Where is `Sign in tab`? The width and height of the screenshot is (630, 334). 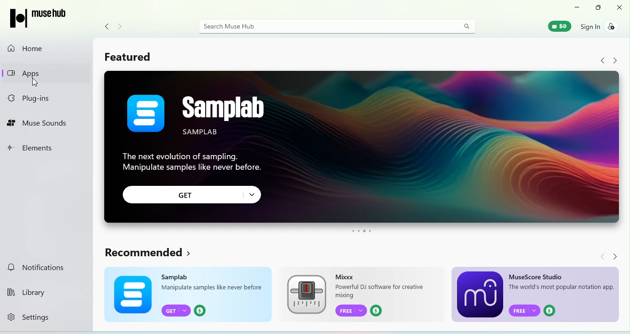 Sign in tab is located at coordinates (600, 27).